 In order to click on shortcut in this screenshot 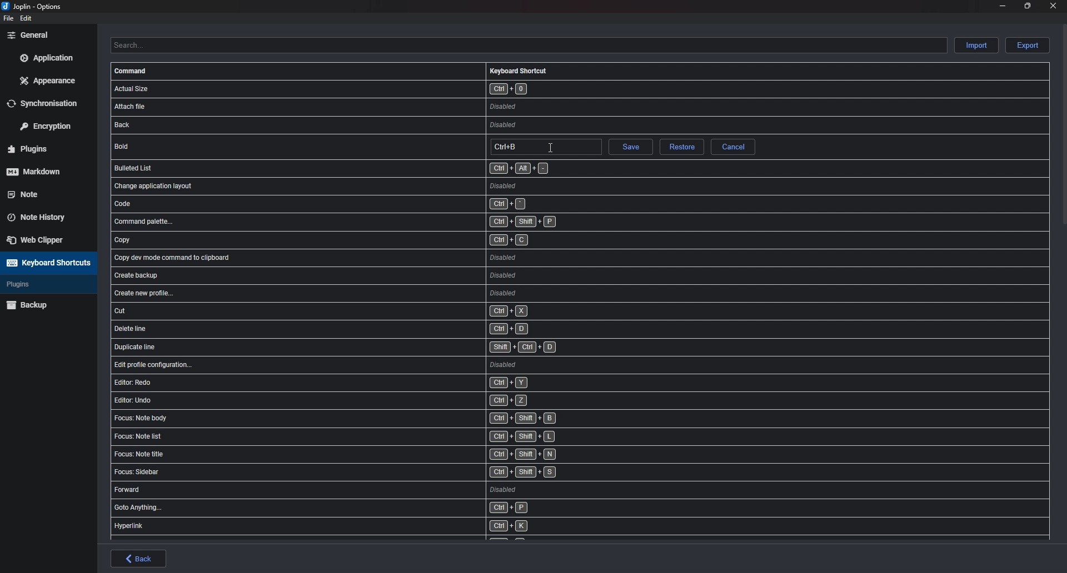, I will do `click(378, 275)`.